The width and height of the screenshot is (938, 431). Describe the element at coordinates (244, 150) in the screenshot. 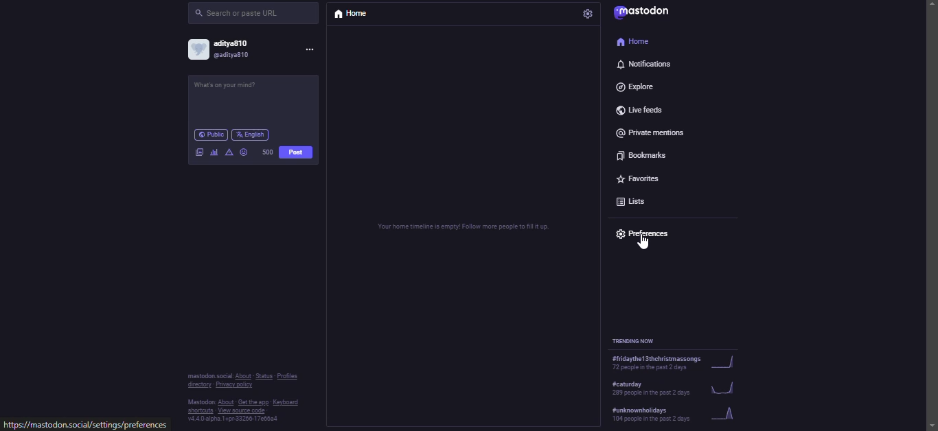

I see `emoji` at that location.